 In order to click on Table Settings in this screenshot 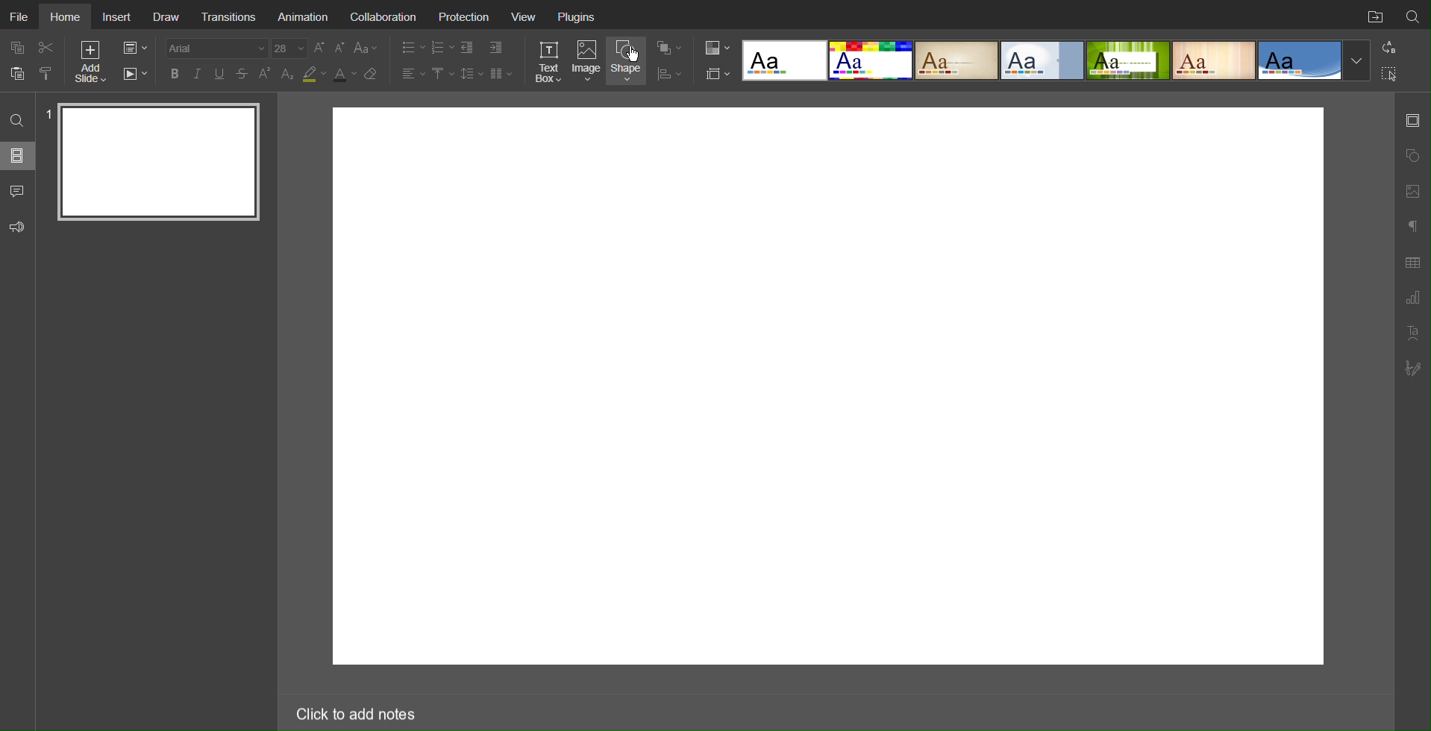, I will do `click(1412, 261)`.